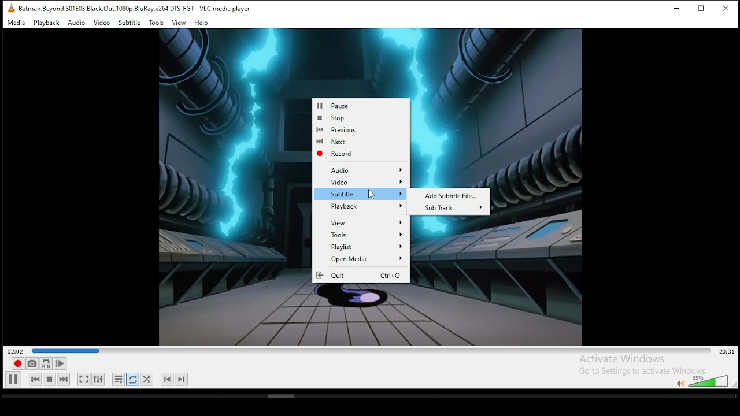 The height and width of the screenshot is (416, 740). Describe the element at coordinates (32, 364) in the screenshot. I see `take a snapshot` at that location.